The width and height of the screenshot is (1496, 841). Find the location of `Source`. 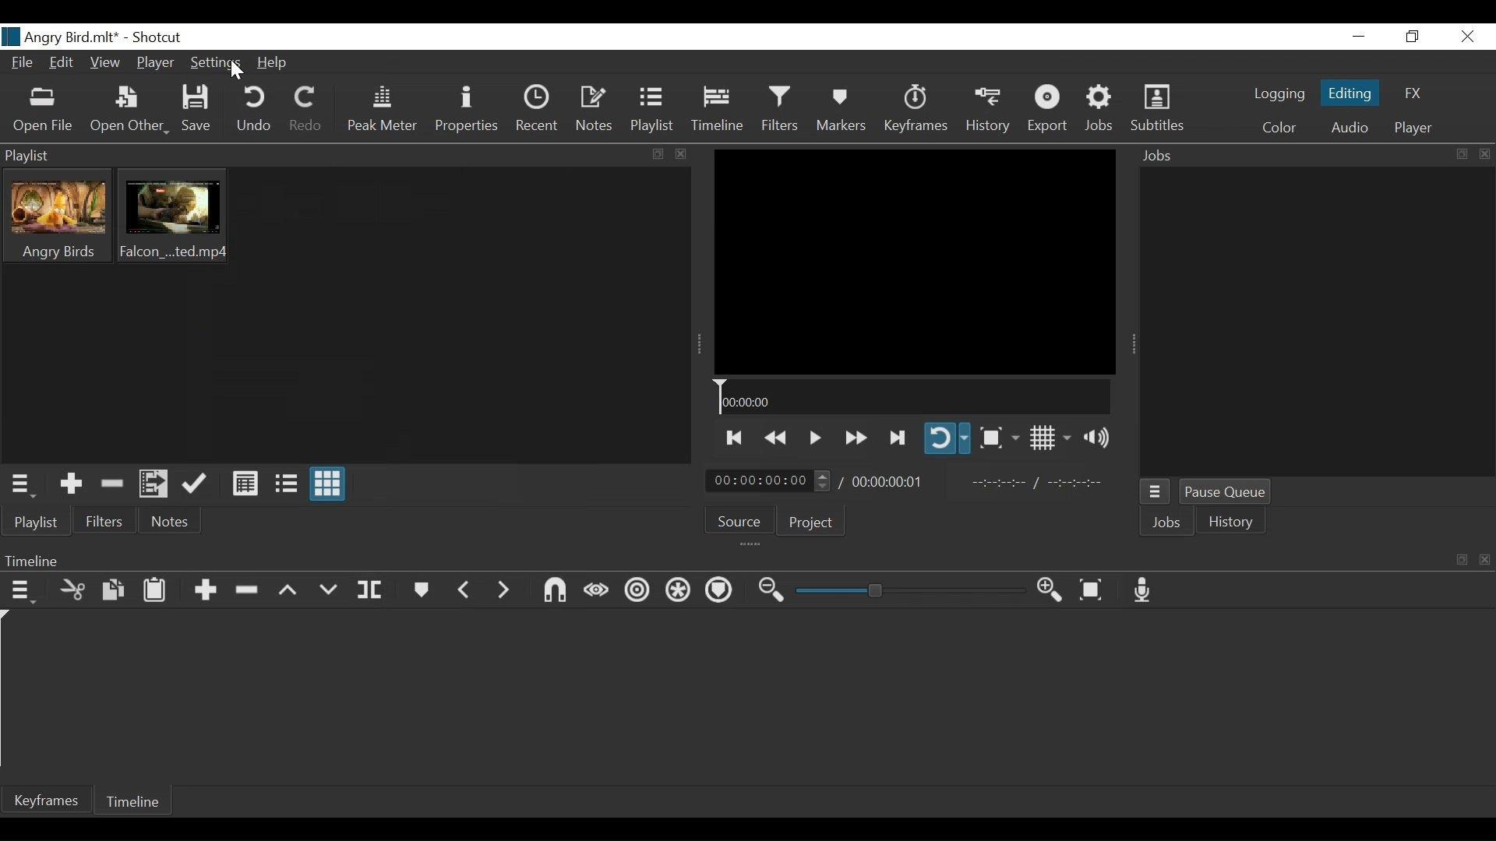

Source is located at coordinates (741, 520).